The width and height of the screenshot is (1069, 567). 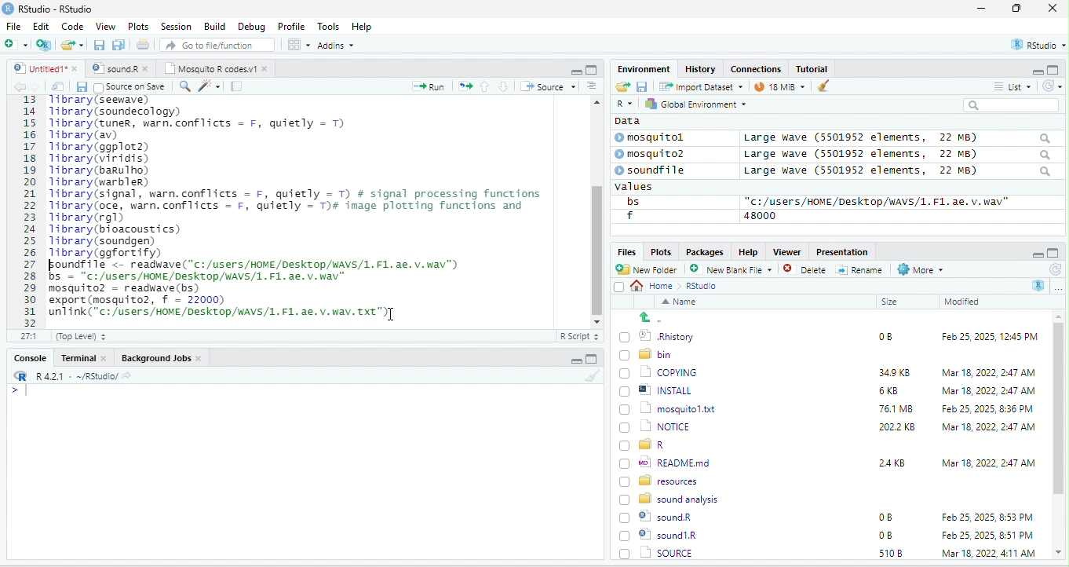 What do you see at coordinates (658, 335) in the screenshot?
I see `© Rhistory` at bounding box center [658, 335].